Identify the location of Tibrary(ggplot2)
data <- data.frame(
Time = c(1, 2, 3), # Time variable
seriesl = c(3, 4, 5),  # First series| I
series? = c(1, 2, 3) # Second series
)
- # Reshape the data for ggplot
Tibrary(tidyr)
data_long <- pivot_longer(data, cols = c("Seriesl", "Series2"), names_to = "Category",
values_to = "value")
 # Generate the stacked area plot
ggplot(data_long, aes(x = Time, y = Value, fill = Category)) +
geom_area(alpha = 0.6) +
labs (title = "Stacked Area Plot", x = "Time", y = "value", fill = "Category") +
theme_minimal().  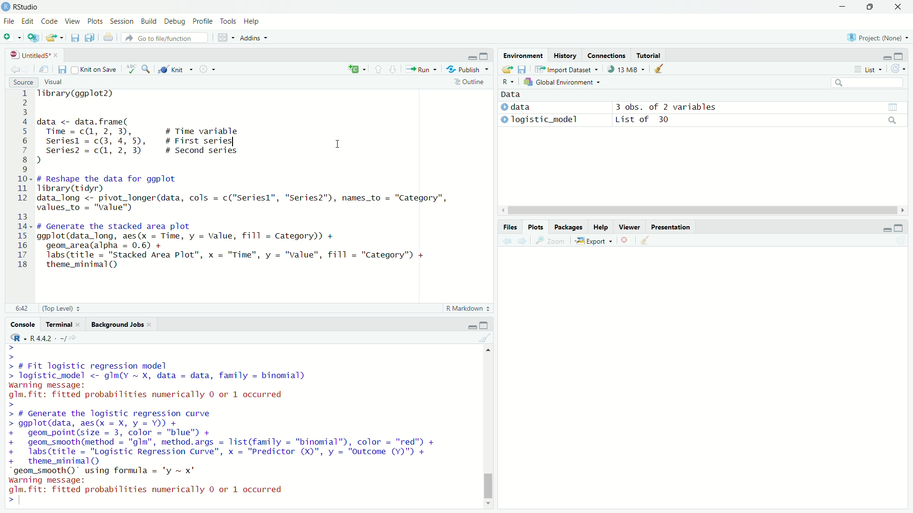
(267, 181).